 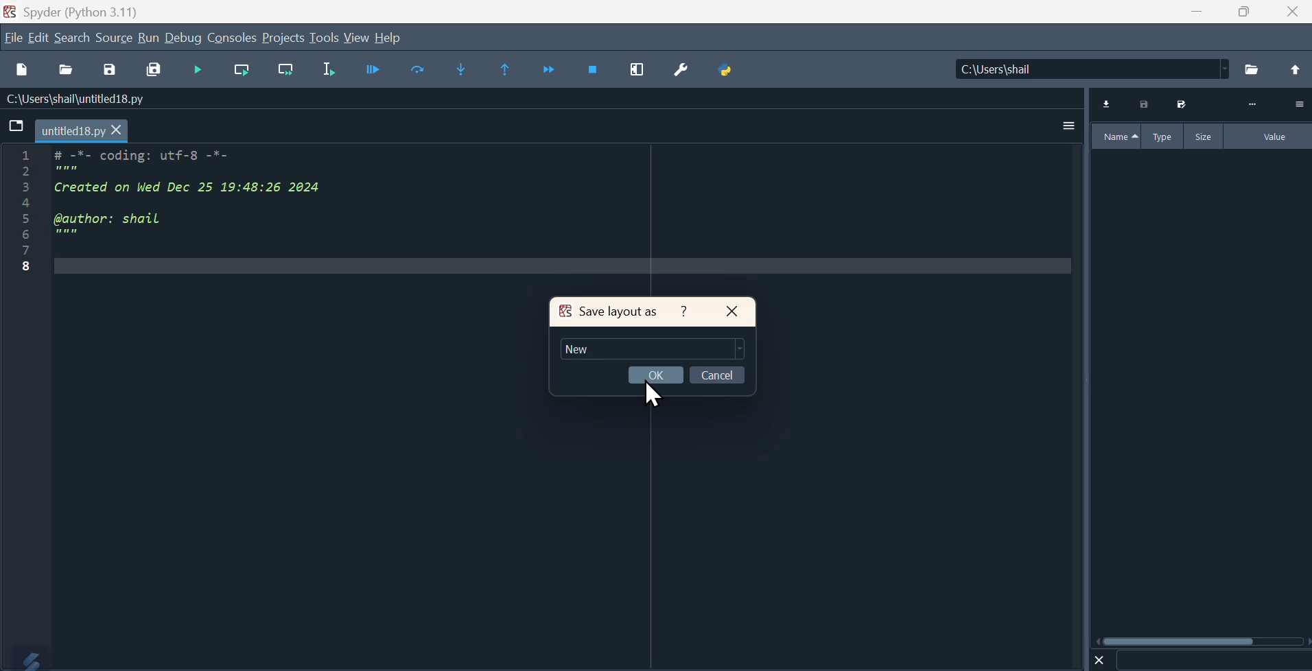 What do you see at coordinates (1253, 70) in the screenshot?
I see `Folder` at bounding box center [1253, 70].